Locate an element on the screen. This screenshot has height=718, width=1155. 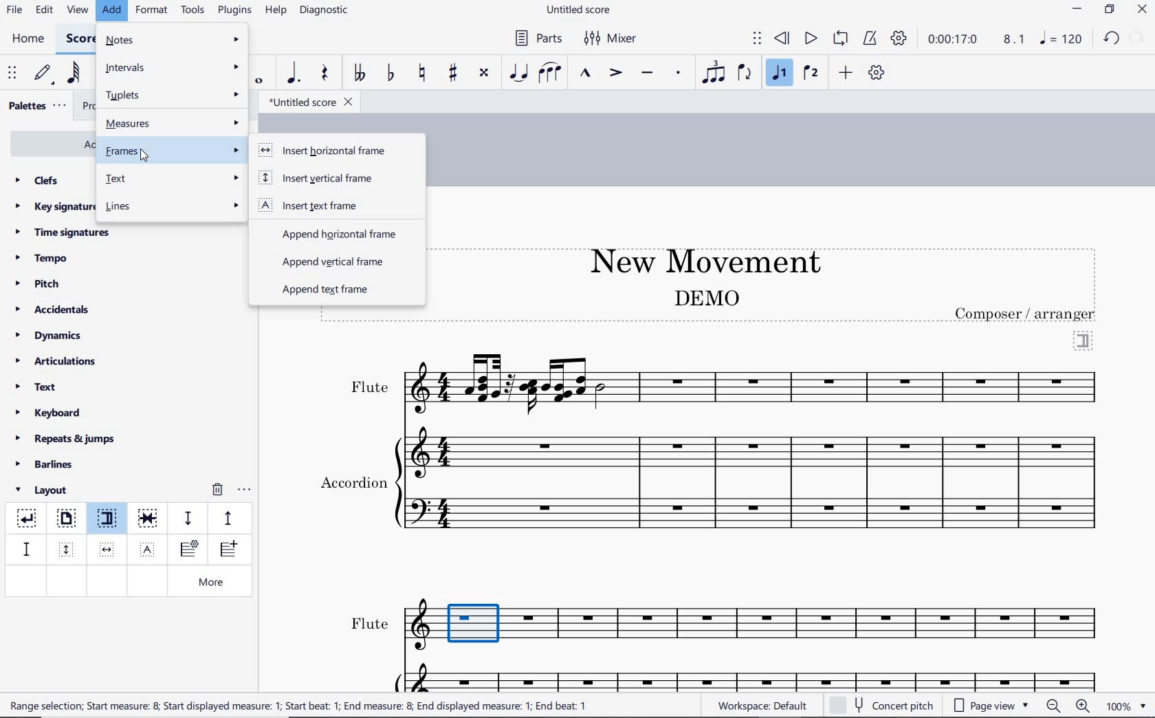
text is located at coordinates (369, 624).